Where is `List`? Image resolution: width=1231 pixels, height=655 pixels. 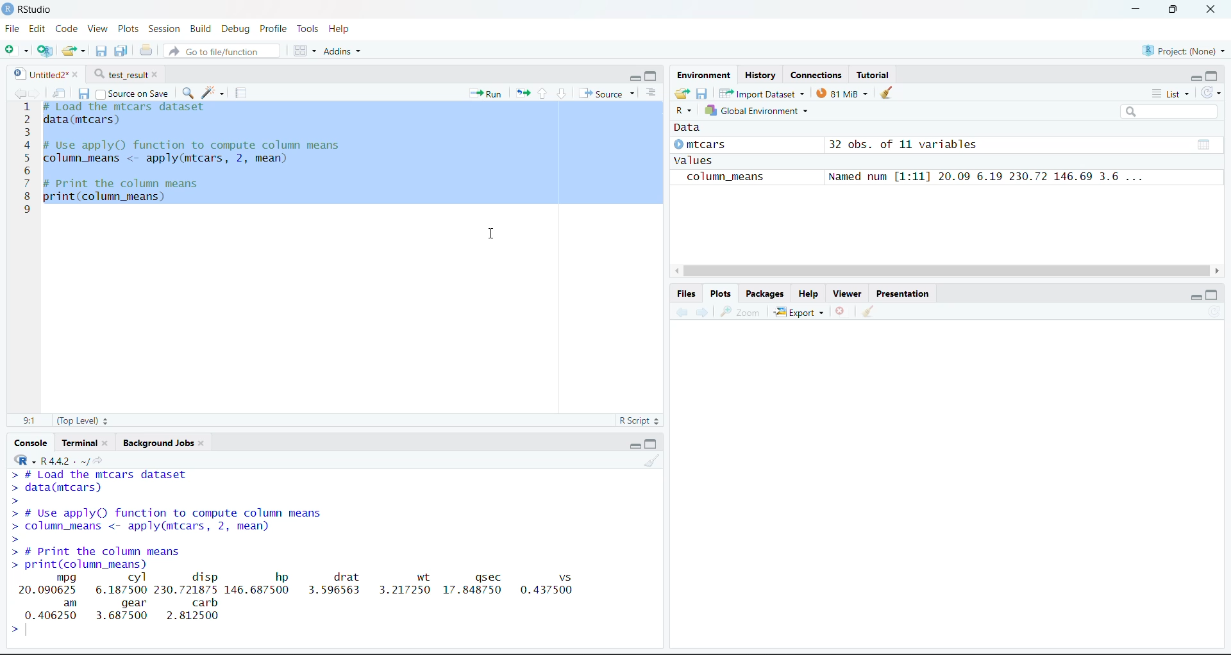
List is located at coordinates (653, 92).